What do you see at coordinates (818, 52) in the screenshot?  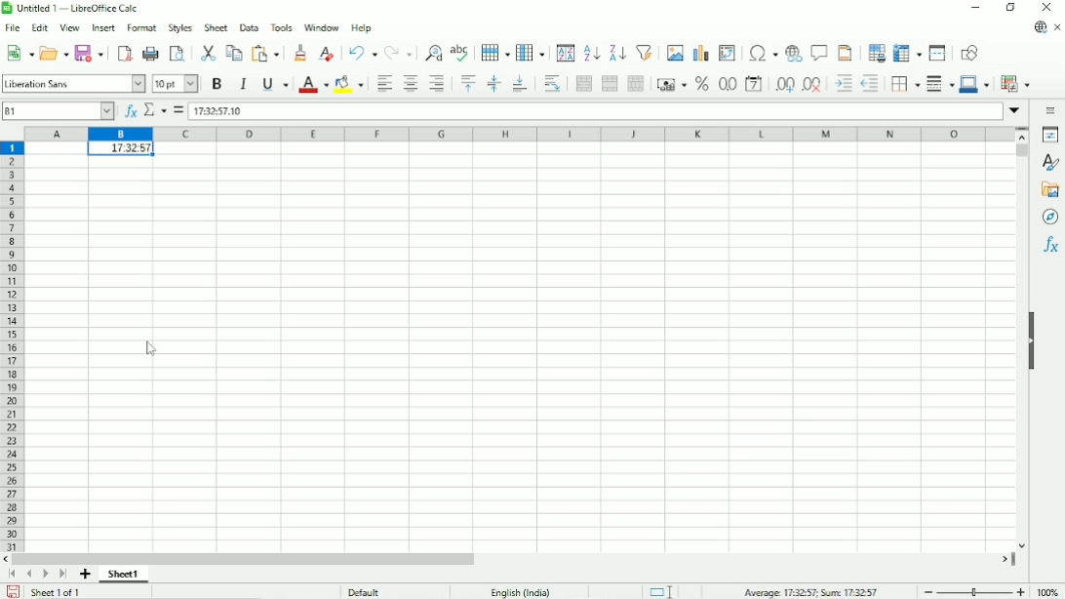 I see `Insert comment` at bounding box center [818, 52].